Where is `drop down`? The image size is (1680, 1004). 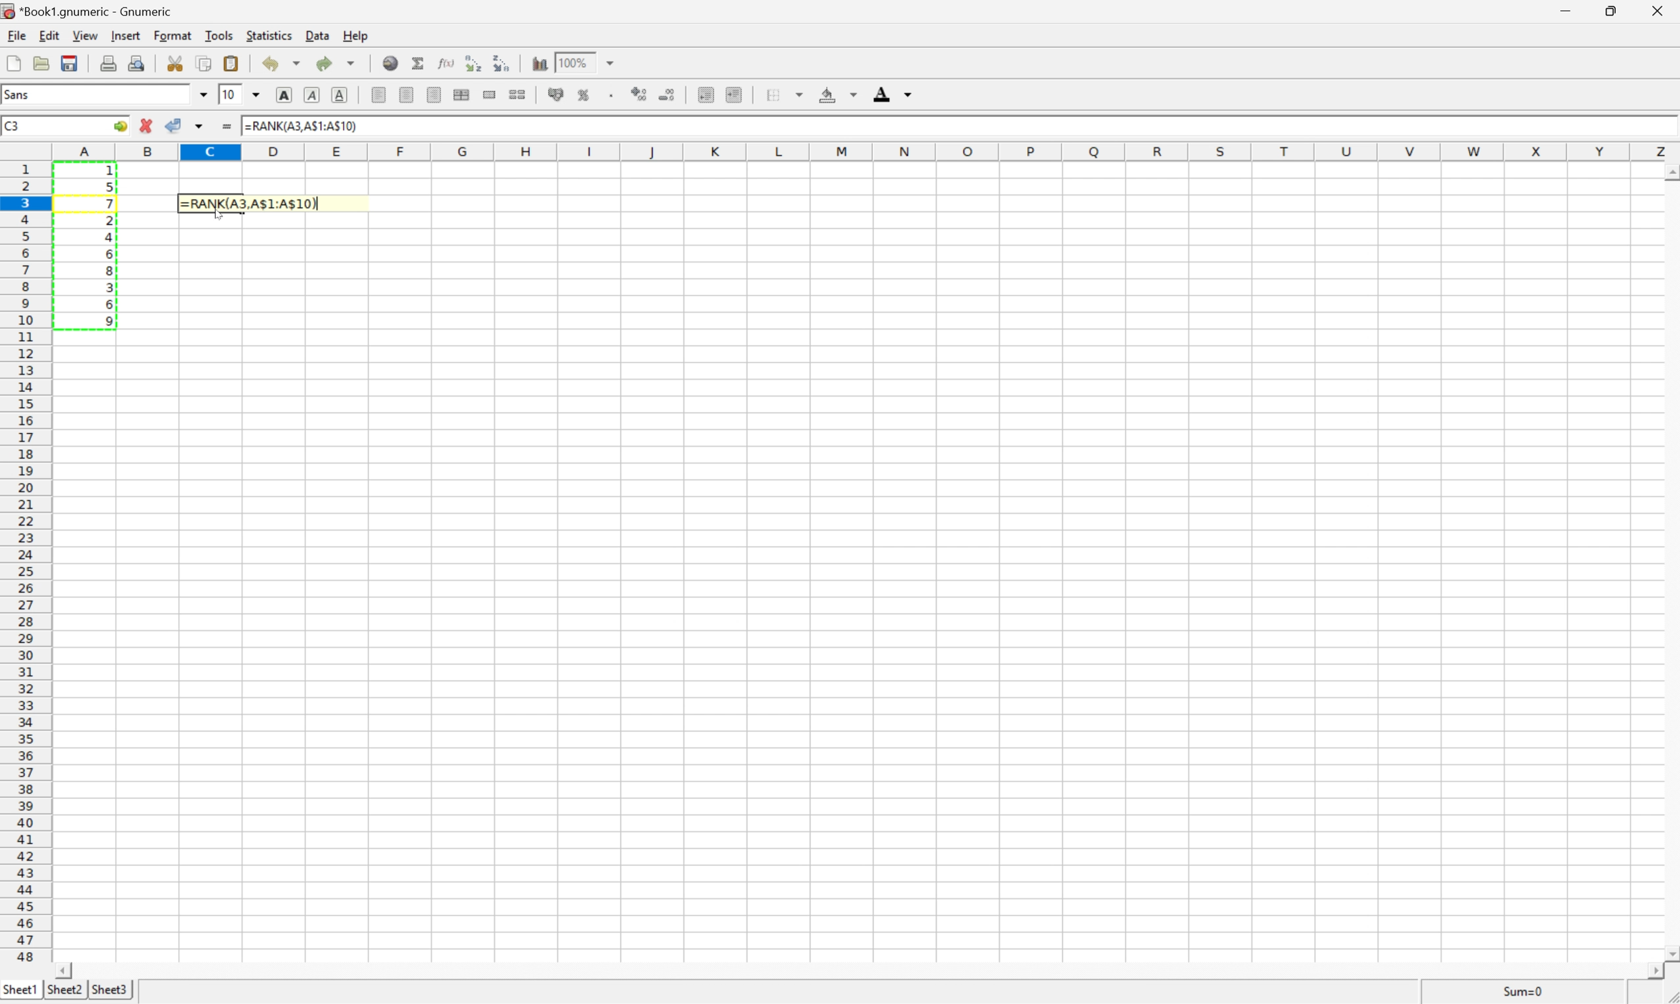
drop down is located at coordinates (203, 95).